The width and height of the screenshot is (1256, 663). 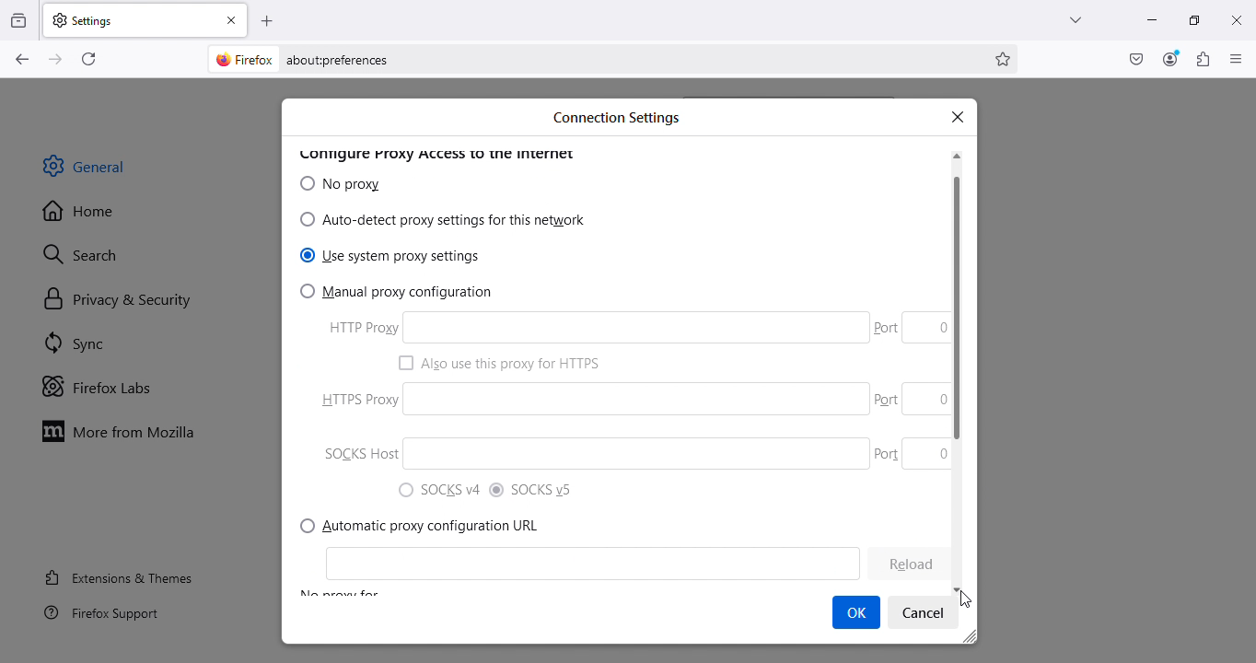 I want to click on Bookmark, so click(x=1005, y=59).